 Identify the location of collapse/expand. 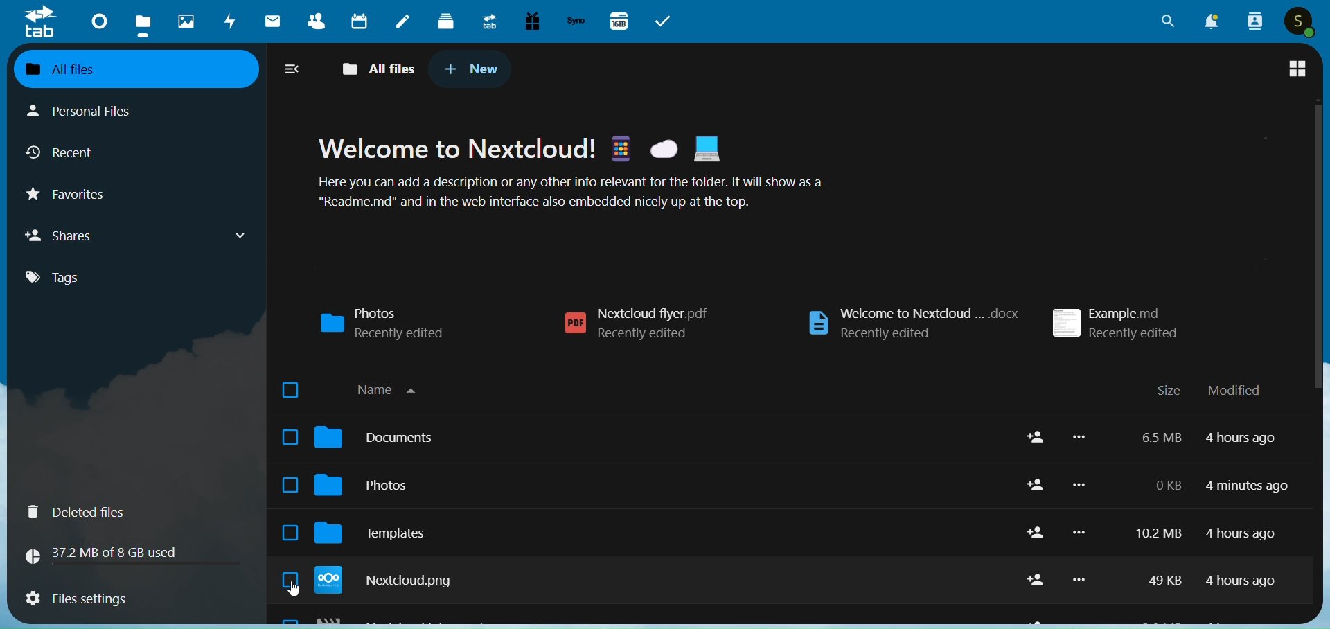
(292, 71).